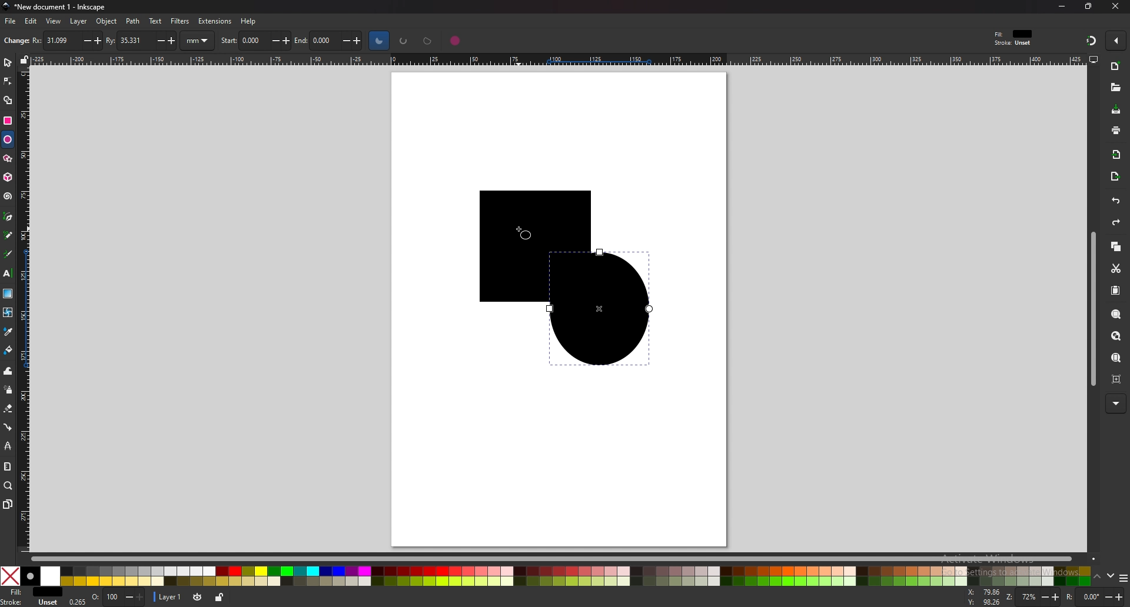 This screenshot has height=607, width=1130. What do you see at coordinates (1116, 6) in the screenshot?
I see `close` at bounding box center [1116, 6].